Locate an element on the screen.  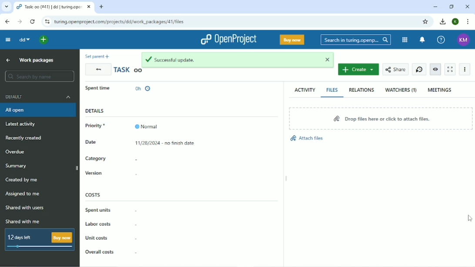
- is located at coordinates (137, 160).